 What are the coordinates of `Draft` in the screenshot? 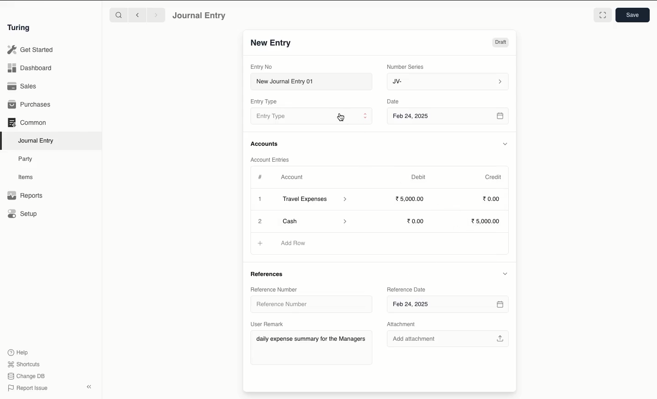 It's located at (501, 42).